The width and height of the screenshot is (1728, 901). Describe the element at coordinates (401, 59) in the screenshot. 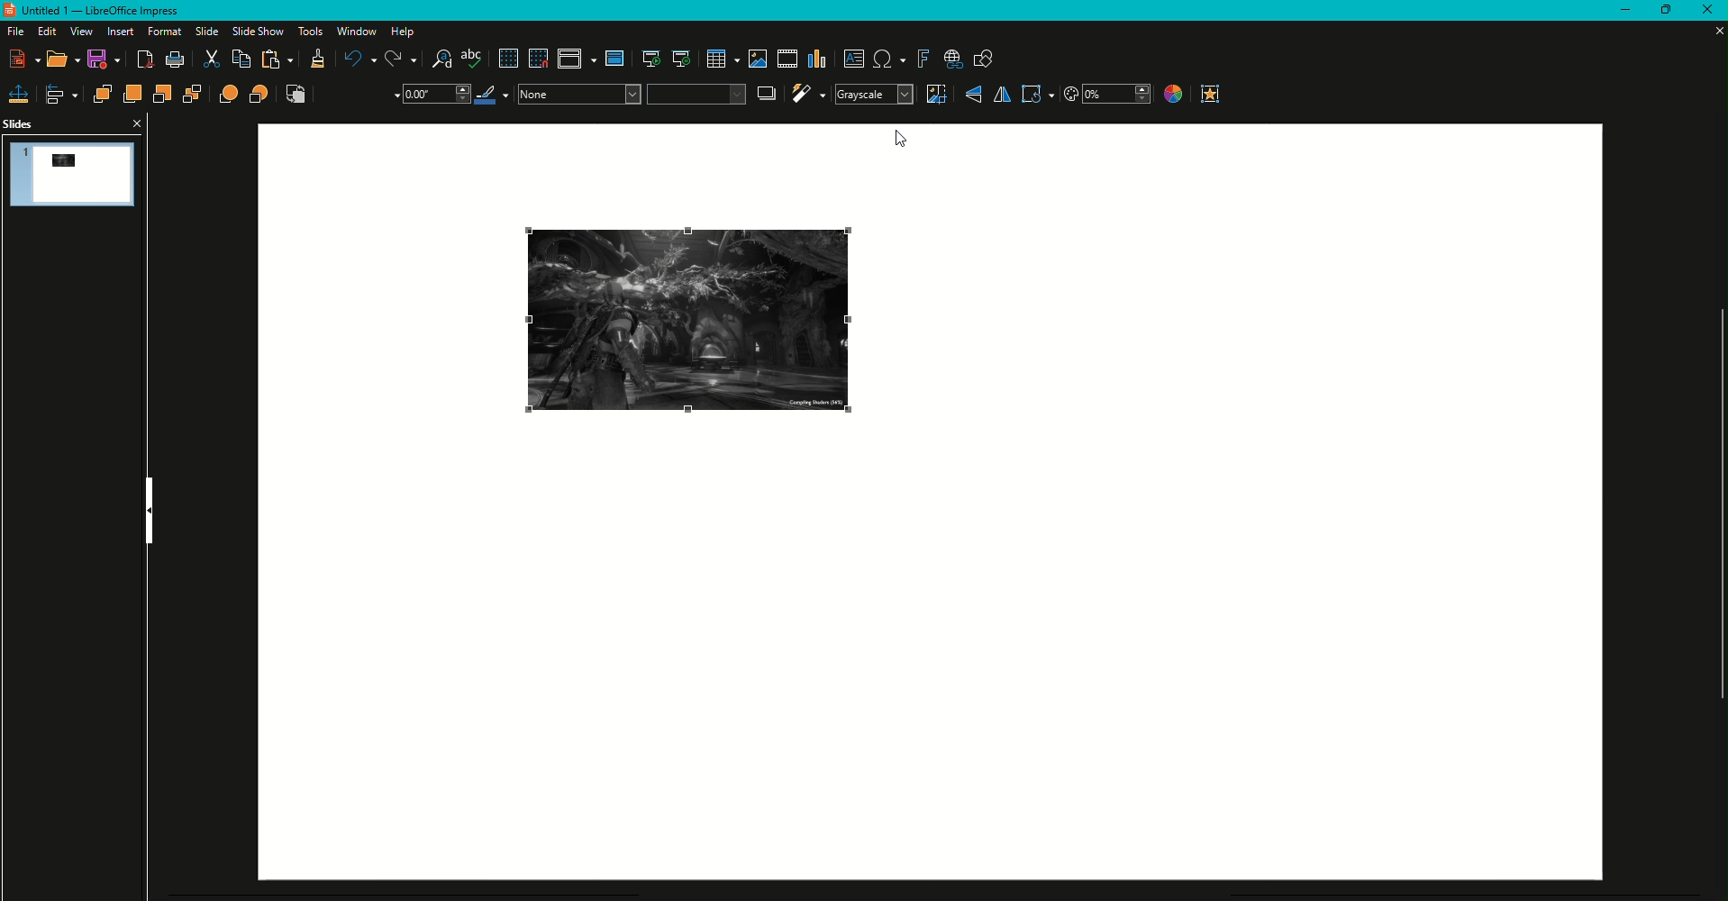

I see `Redo` at that location.